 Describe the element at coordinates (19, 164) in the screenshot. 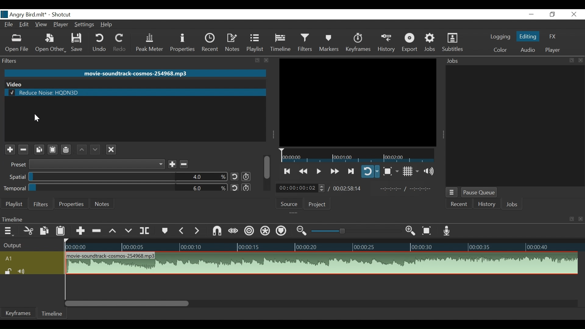

I see `Preset` at that location.